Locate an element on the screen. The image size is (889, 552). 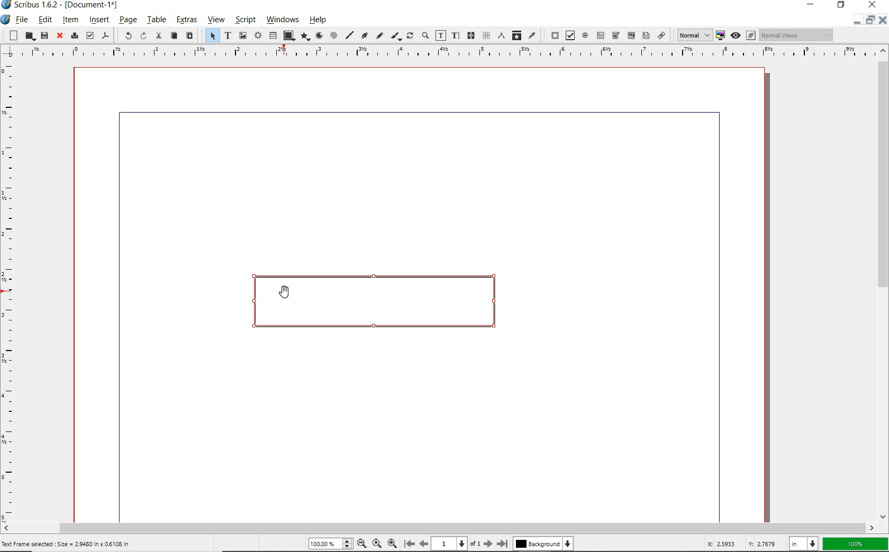
normal is located at coordinates (693, 35).